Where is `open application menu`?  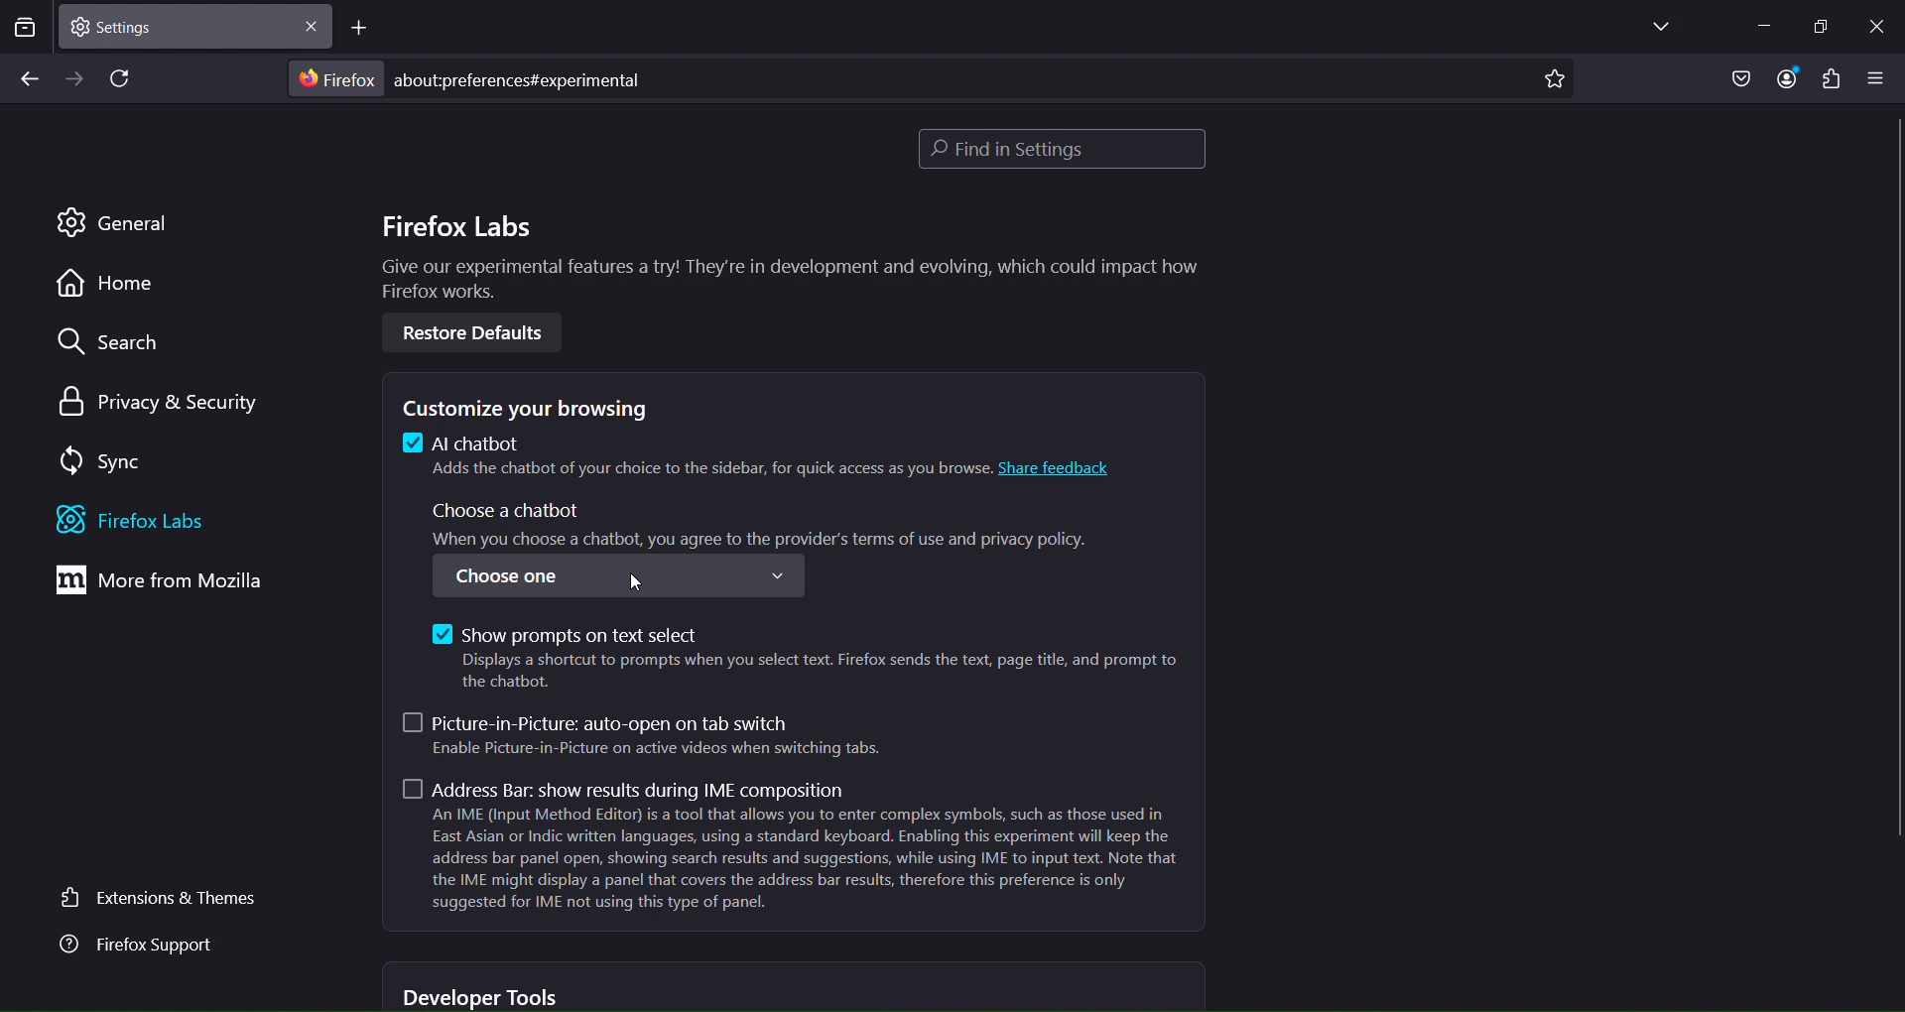 open application menu is located at coordinates (1879, 79).